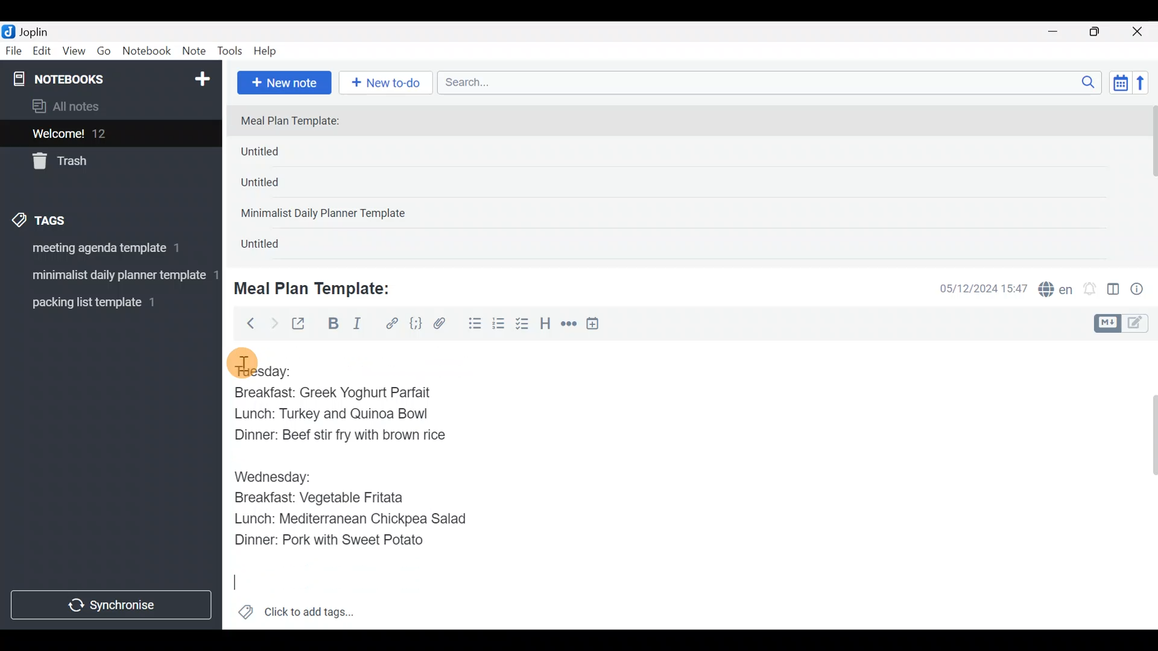 The height and width of the screenshot is (651, 1158). Describe the element at coordinates (68, 218) in the screenshot. I see `Tags` at that location.